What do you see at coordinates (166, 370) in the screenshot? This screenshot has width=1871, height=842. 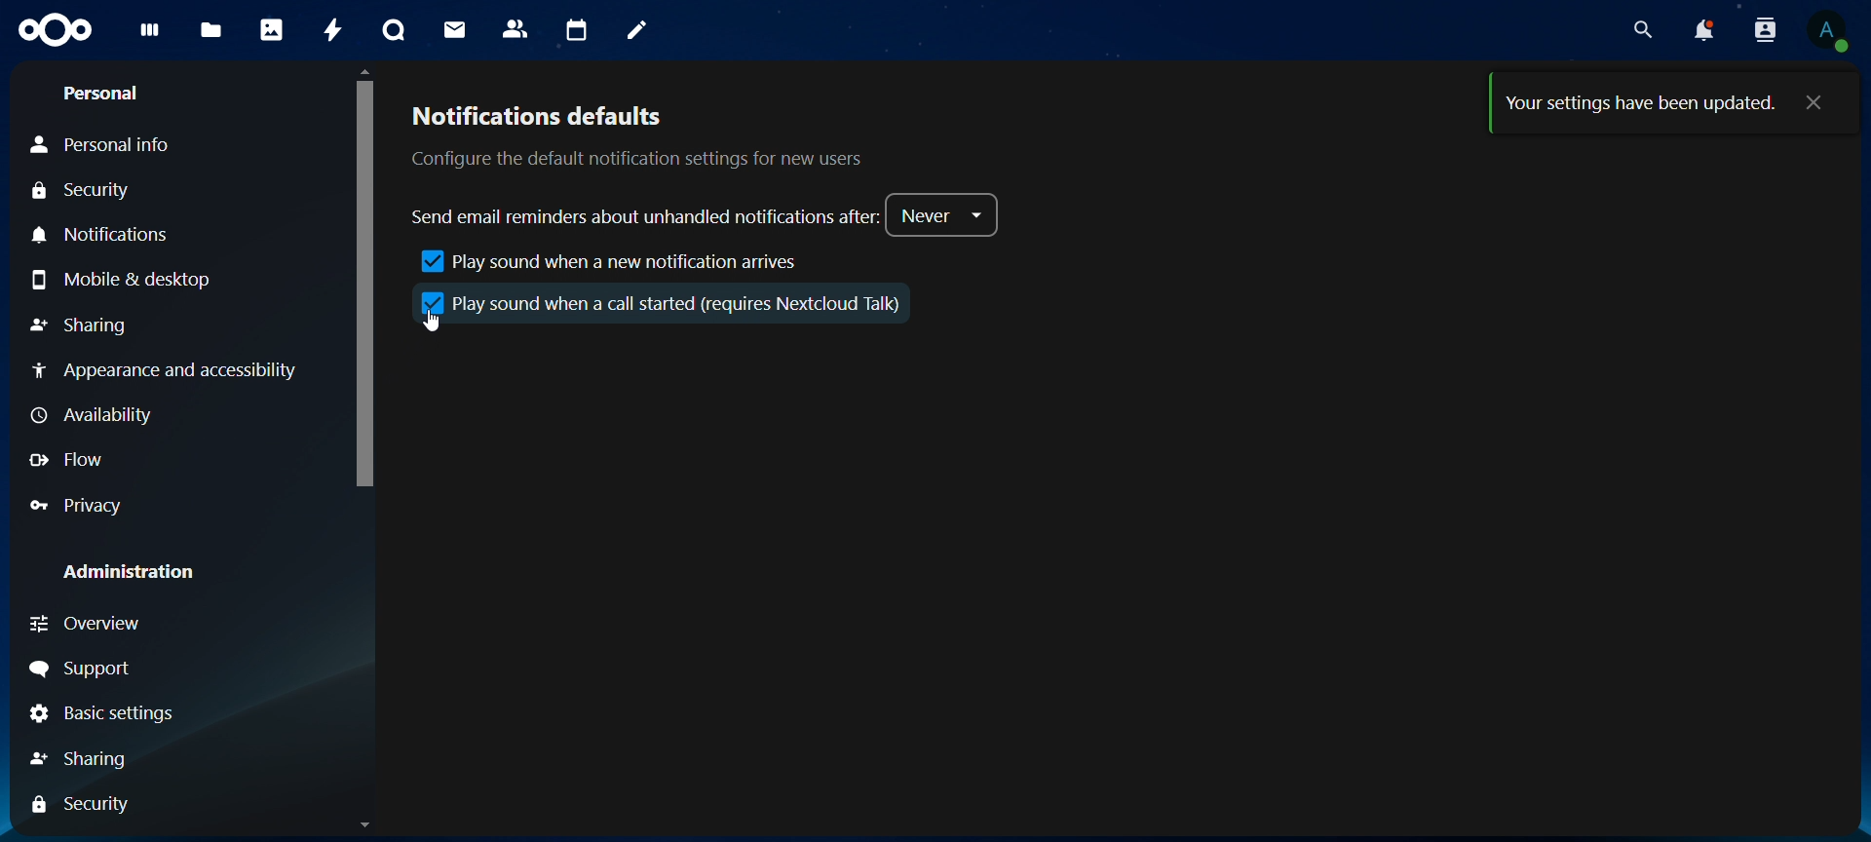 I see `Appearance & accessibility` at bounding box center [166, 370].